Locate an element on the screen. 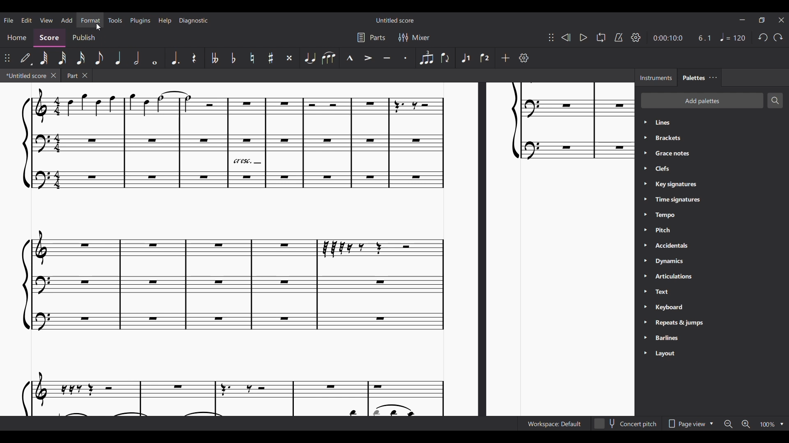  Parts settings is located at coordinates (371, 37).